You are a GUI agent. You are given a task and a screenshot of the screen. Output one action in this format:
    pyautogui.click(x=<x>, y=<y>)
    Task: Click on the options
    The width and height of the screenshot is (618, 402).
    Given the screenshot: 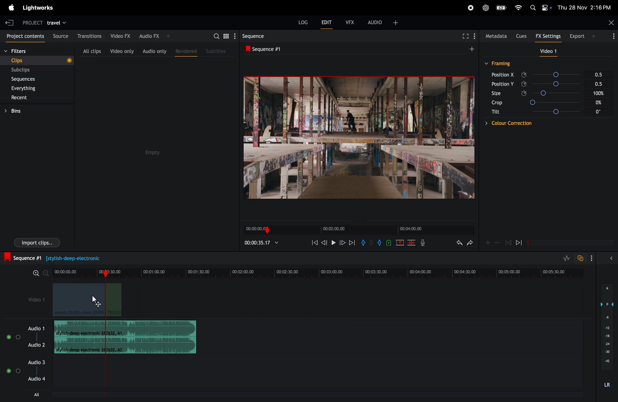 What is the action you would take?
    pyautogui.click(x=613, y=258)
    